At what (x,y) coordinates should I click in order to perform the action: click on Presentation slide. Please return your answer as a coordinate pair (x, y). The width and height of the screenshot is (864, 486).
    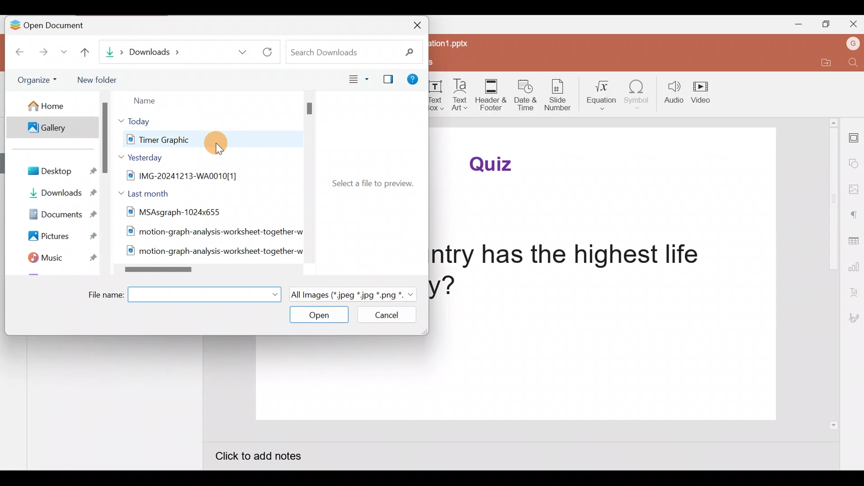
    Looking at the image, I should click on (514, 381).